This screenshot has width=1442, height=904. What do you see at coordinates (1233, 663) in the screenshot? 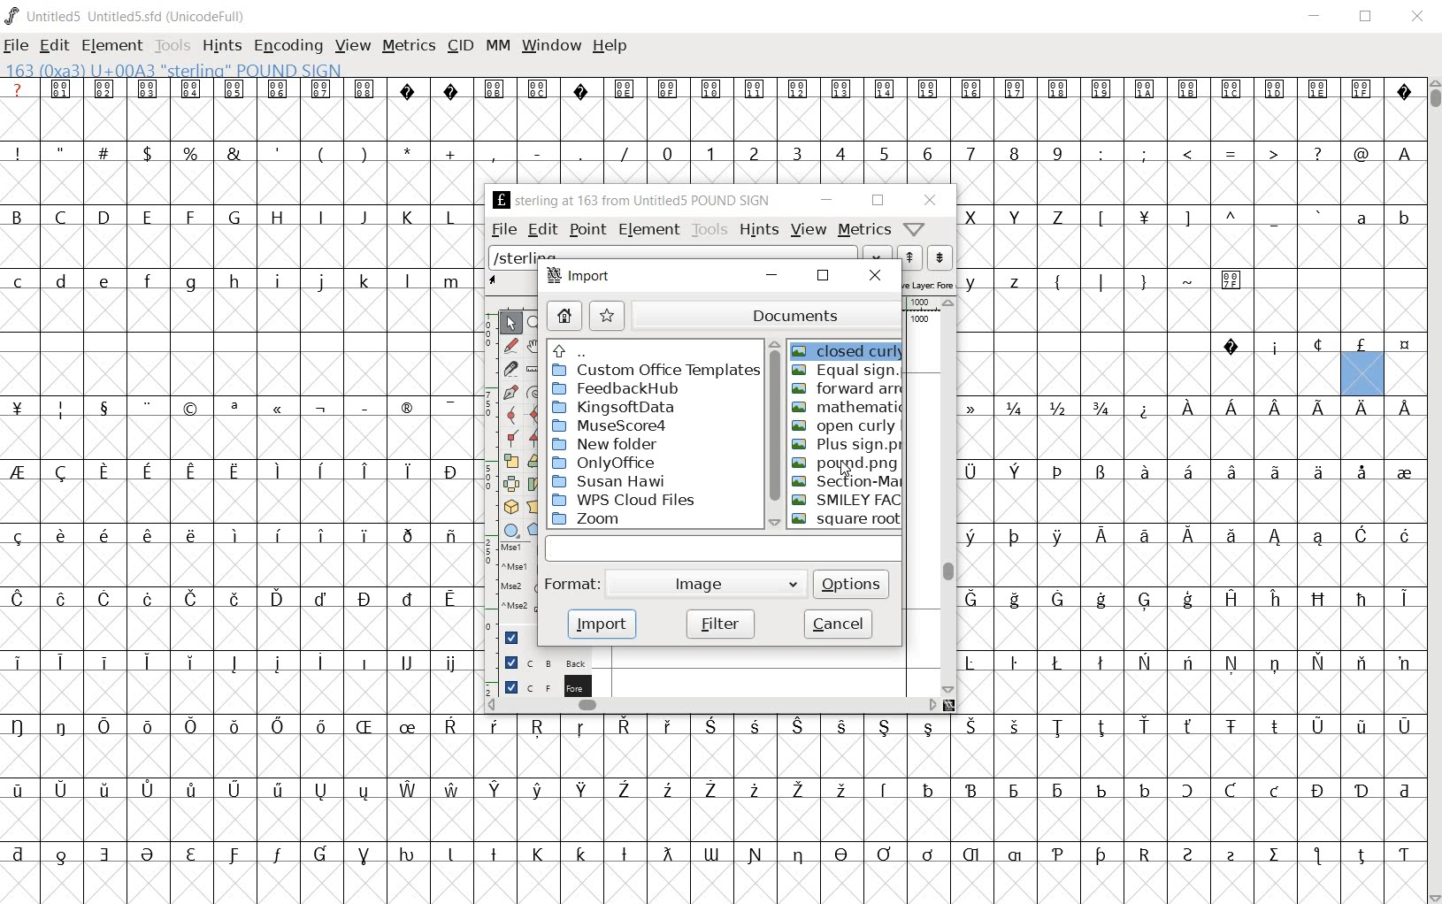
I see `Symbol` at bounding box center [1233, 663].